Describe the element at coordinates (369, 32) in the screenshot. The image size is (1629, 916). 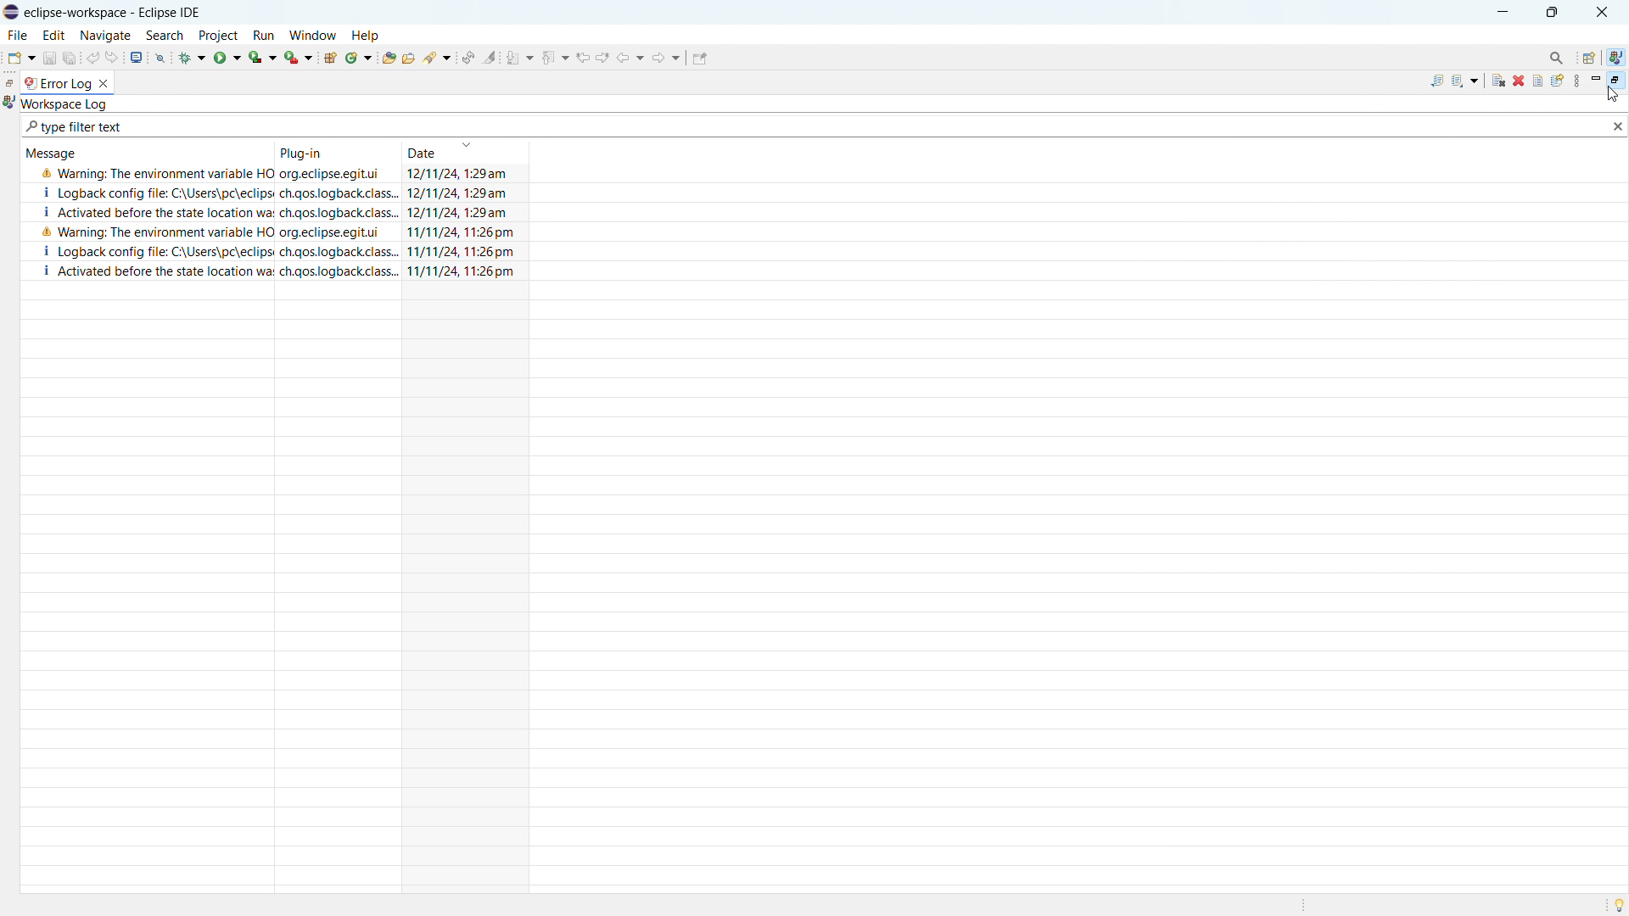
I see `help` at that location.